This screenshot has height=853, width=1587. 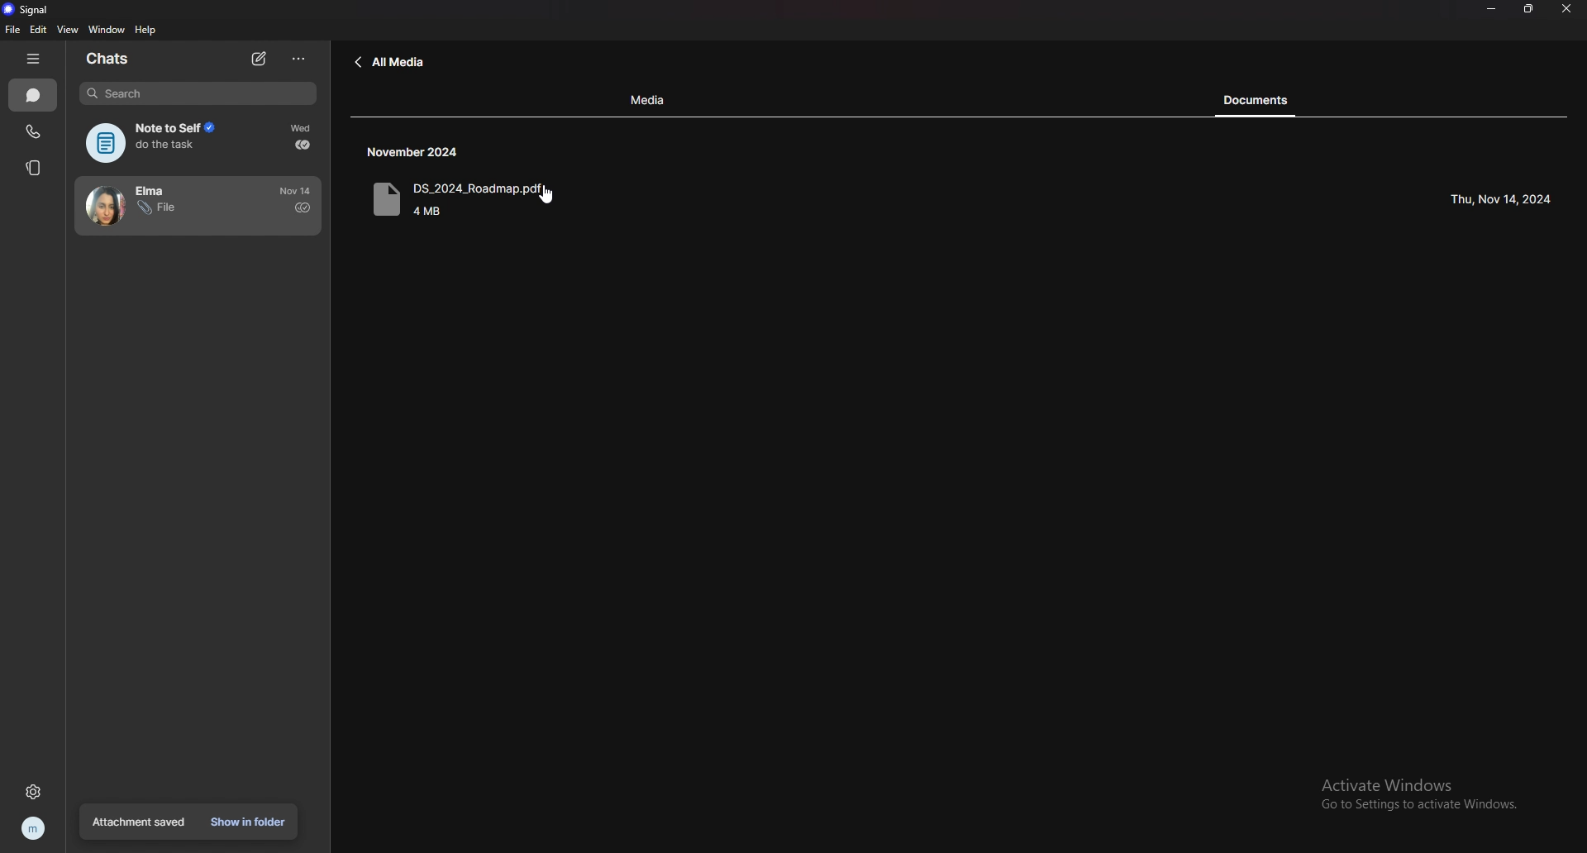 What do you see at coordinates (160, 143) in the screenshot?
I see `note to self` at bounding box center [160, 143].